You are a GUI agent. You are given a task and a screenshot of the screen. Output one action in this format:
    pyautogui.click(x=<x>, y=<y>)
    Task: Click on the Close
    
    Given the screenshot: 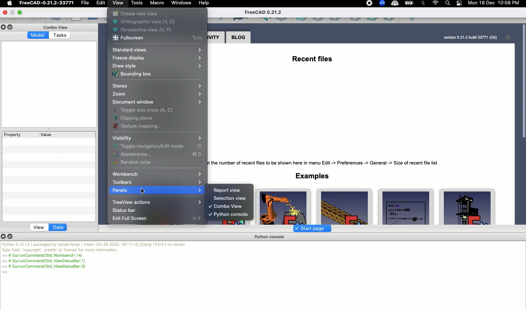 What is the action you would take?
    pyautogui.click(x=5, y=27)
    